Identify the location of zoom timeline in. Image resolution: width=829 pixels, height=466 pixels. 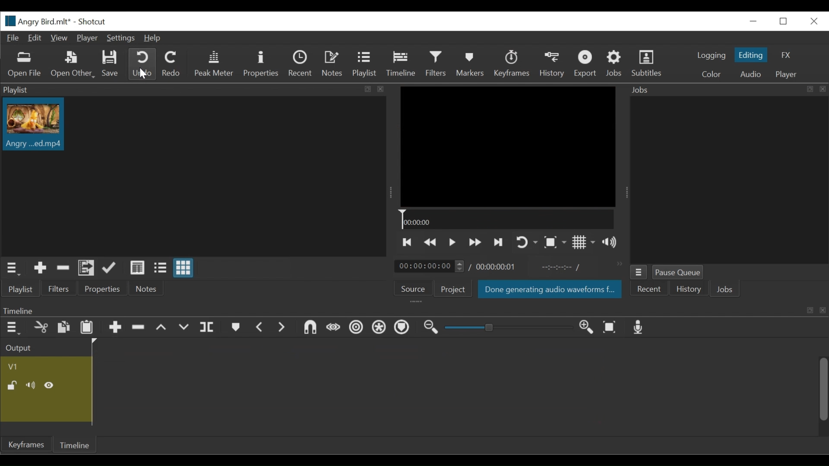
(586, 327).